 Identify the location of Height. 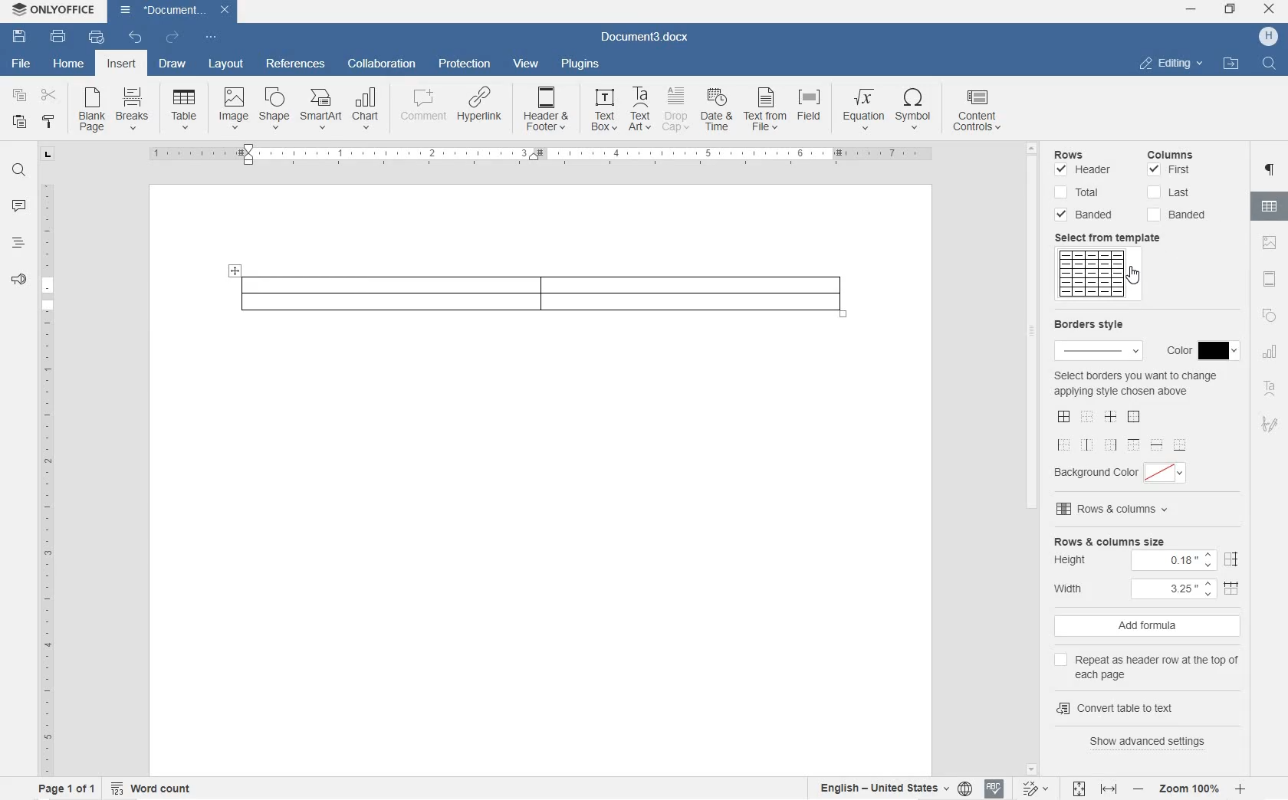
(1146, 561).